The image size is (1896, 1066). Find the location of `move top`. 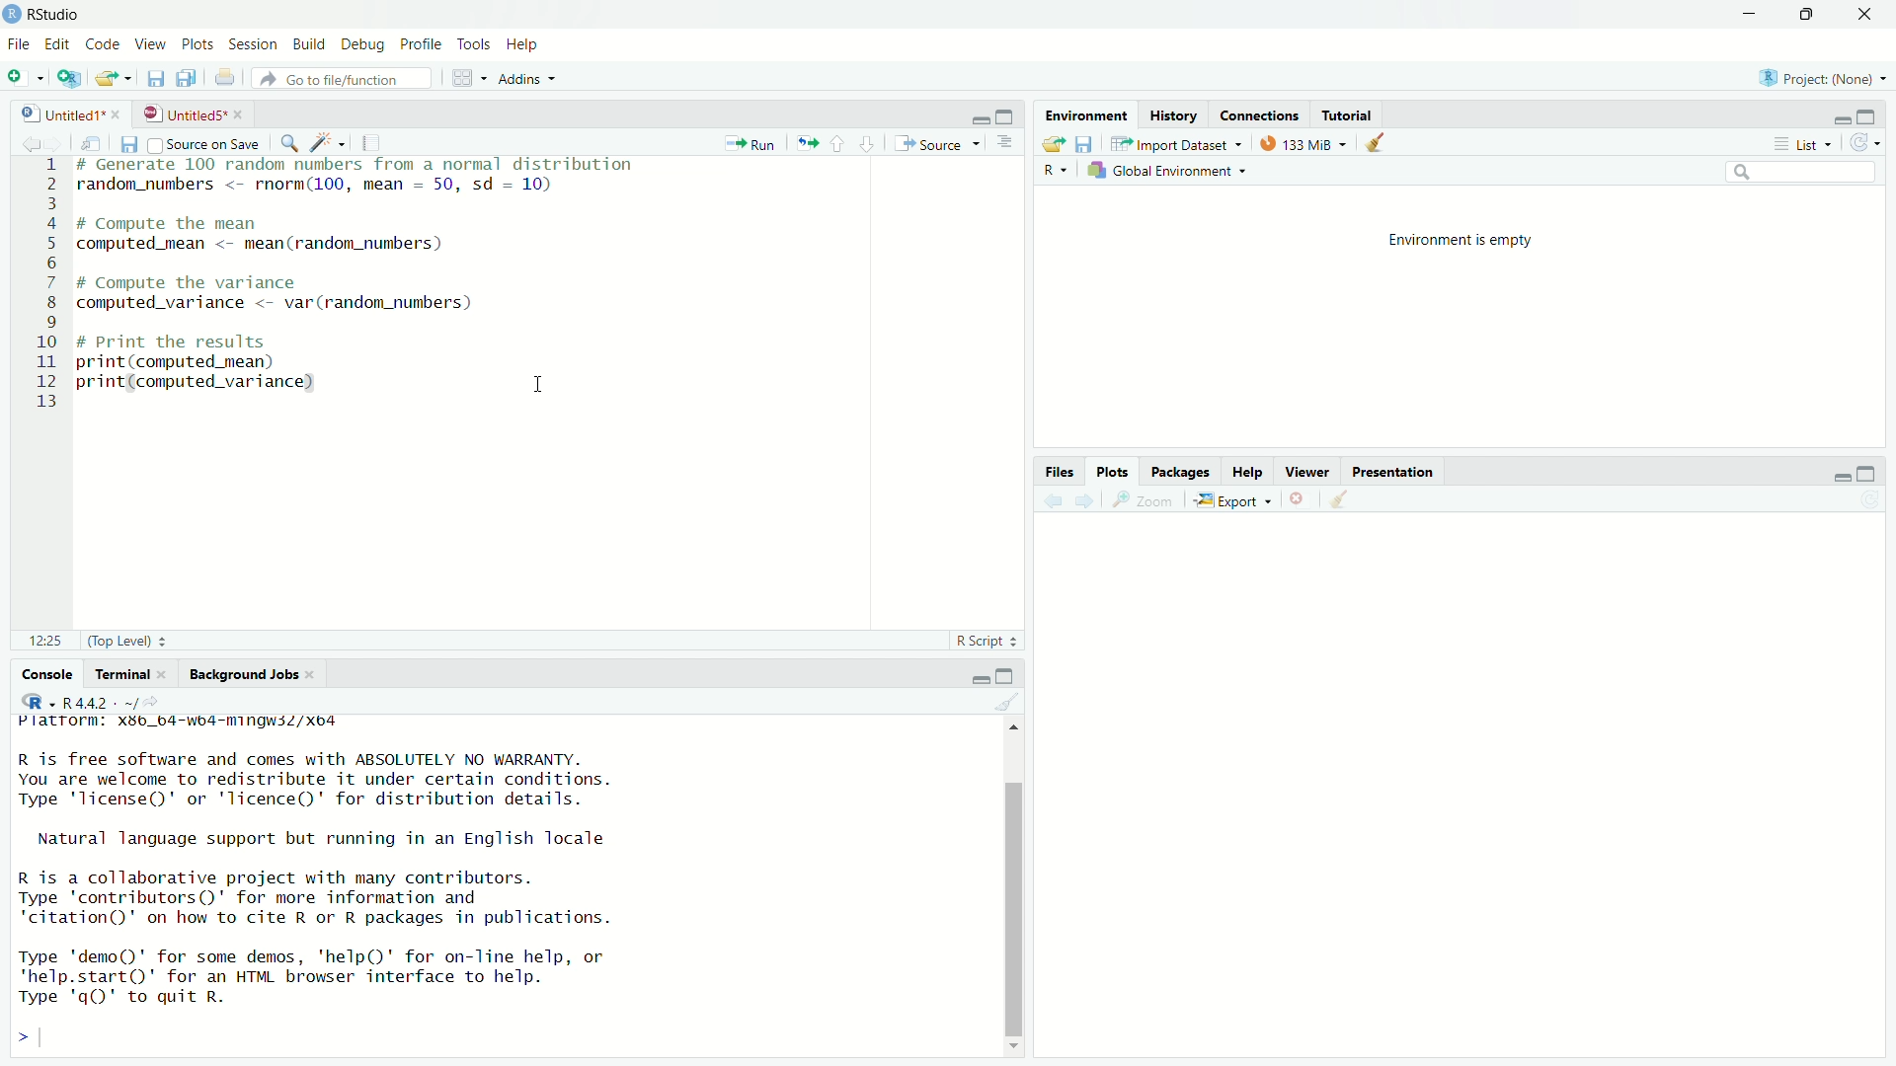

move top is located at coordinates (1012, 732).